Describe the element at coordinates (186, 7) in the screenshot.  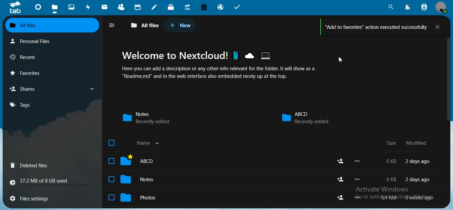
I see `upgrade trial` at that location.